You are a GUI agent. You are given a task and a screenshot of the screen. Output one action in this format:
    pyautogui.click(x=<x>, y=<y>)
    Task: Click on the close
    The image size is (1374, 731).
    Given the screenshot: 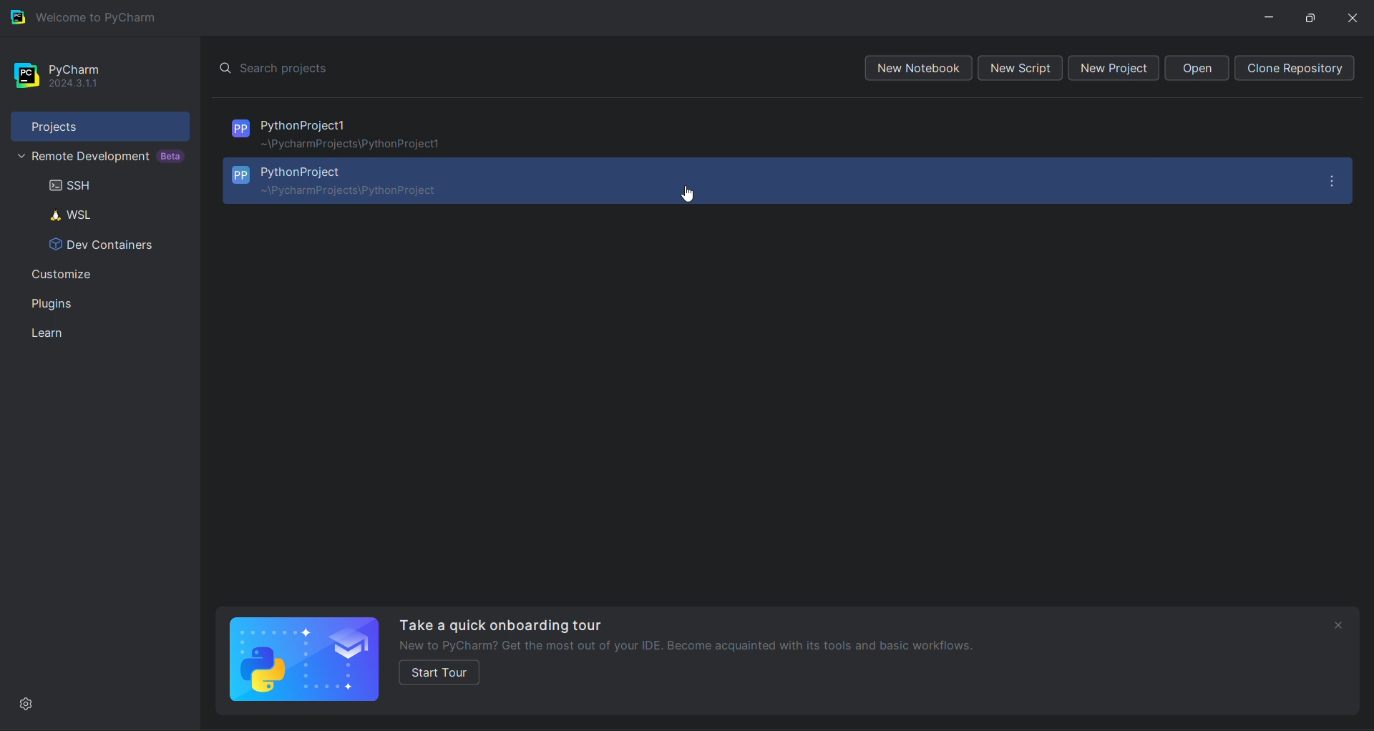 What is the action you would take?
    pyautogui.click(x=1338, y=627)
    